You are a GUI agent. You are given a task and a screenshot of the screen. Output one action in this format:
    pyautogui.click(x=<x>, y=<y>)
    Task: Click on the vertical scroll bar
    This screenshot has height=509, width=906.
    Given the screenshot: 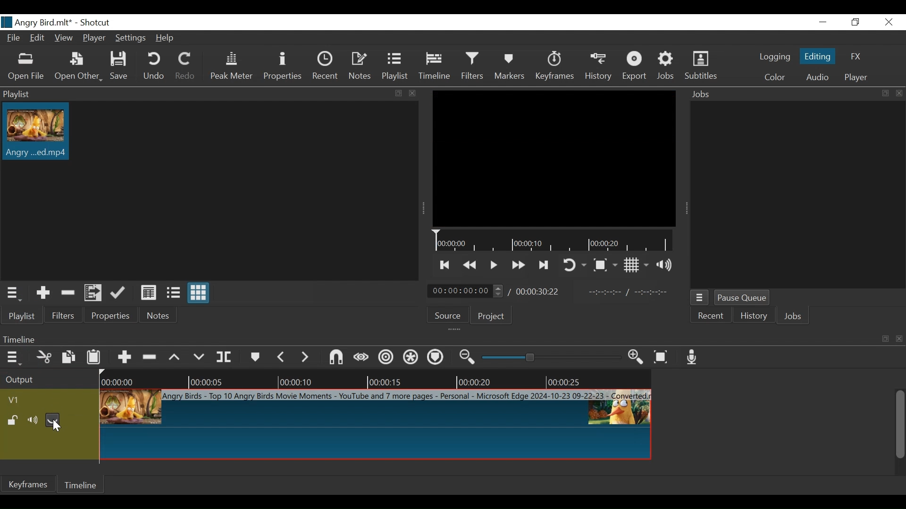 What is the action you would take?
    pyautogui.click(x=896, y=434)
    